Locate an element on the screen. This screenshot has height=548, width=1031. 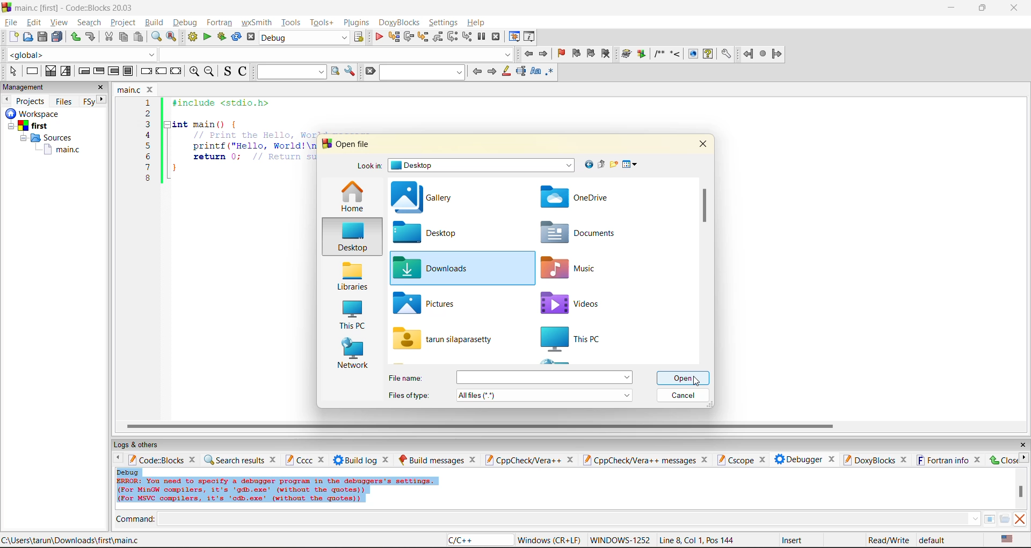
return instruction is located at coordinates (177, 72).